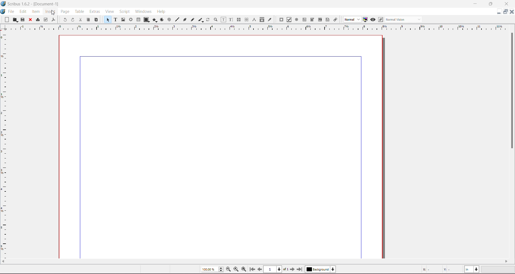  I want to click on Preview Mode, so click(373, 20).